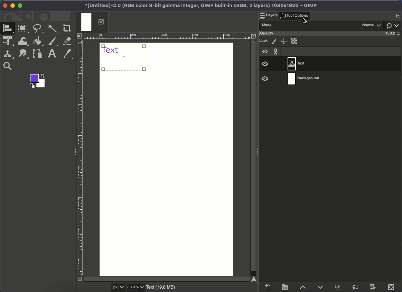 The image size is (402, 292). Describe the element at coordinates (9, 42) in the screenshot. I see `Unified transformation` at that location.